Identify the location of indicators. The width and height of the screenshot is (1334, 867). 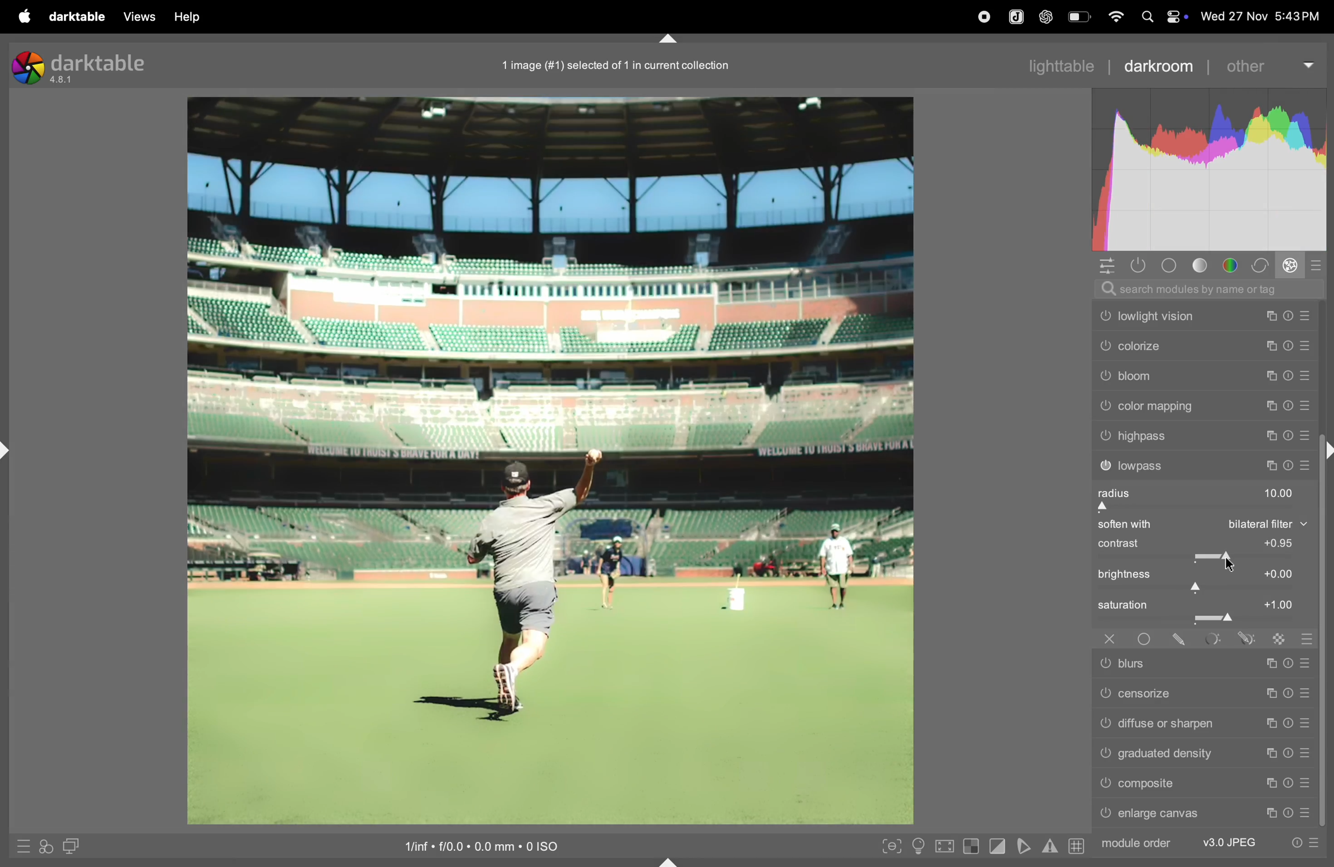
(1048, 845).